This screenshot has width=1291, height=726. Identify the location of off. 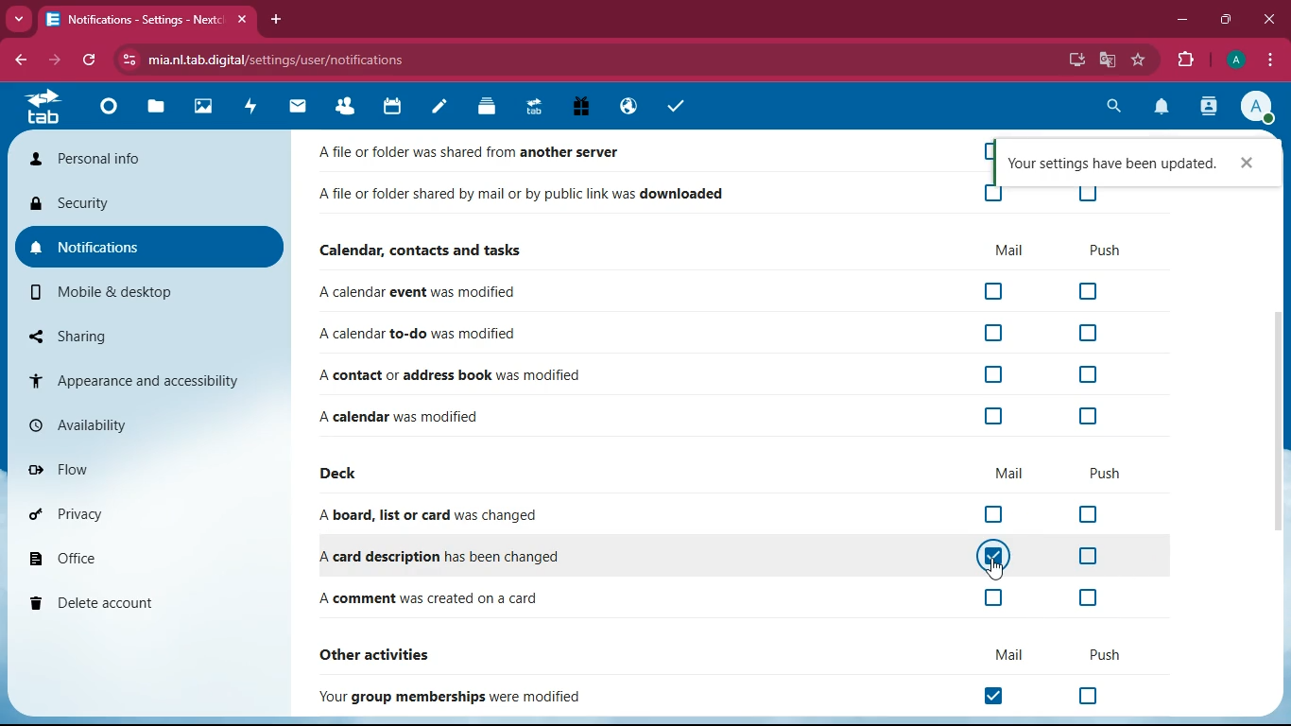
(982, 151).